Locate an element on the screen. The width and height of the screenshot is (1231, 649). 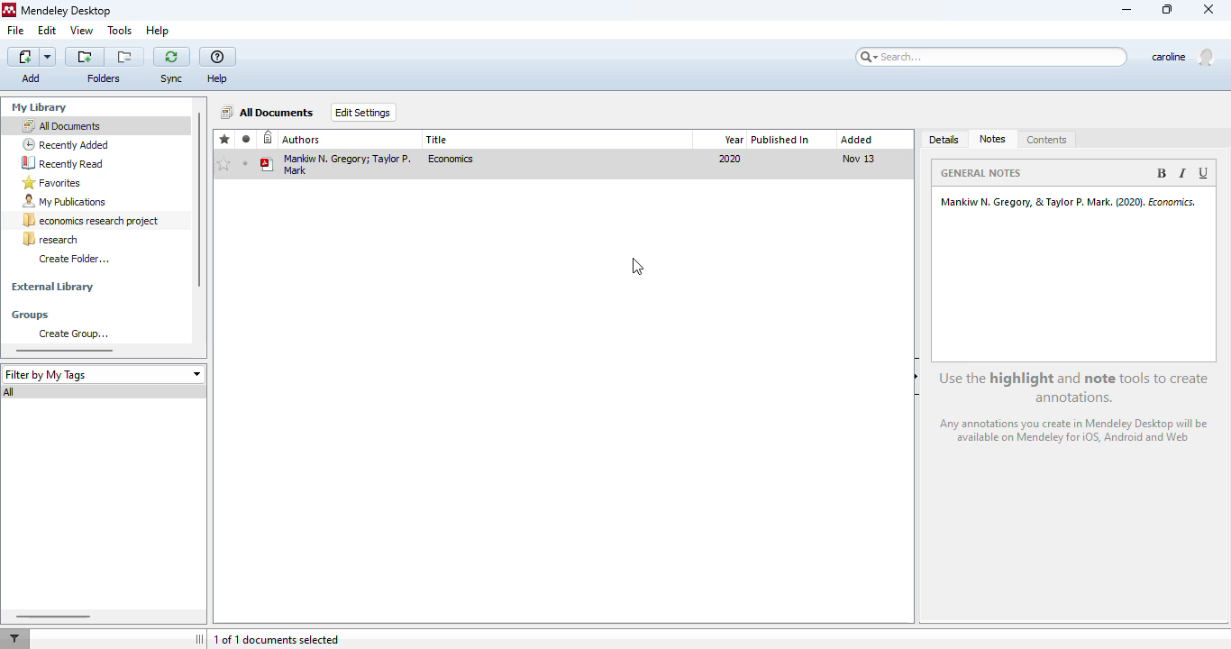
read/unread is located at coordinates (247, 139).